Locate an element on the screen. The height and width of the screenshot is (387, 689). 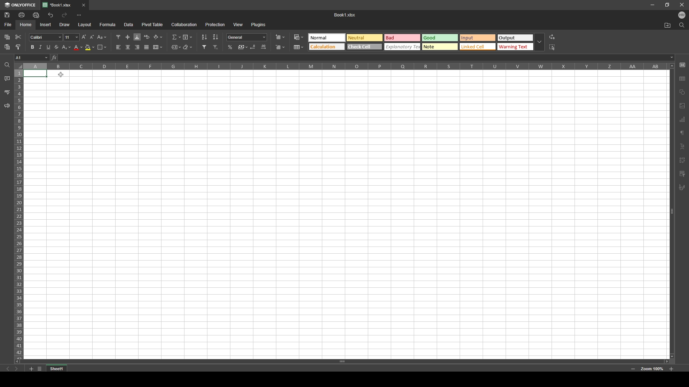
change case is located at coordinates (102, 37).